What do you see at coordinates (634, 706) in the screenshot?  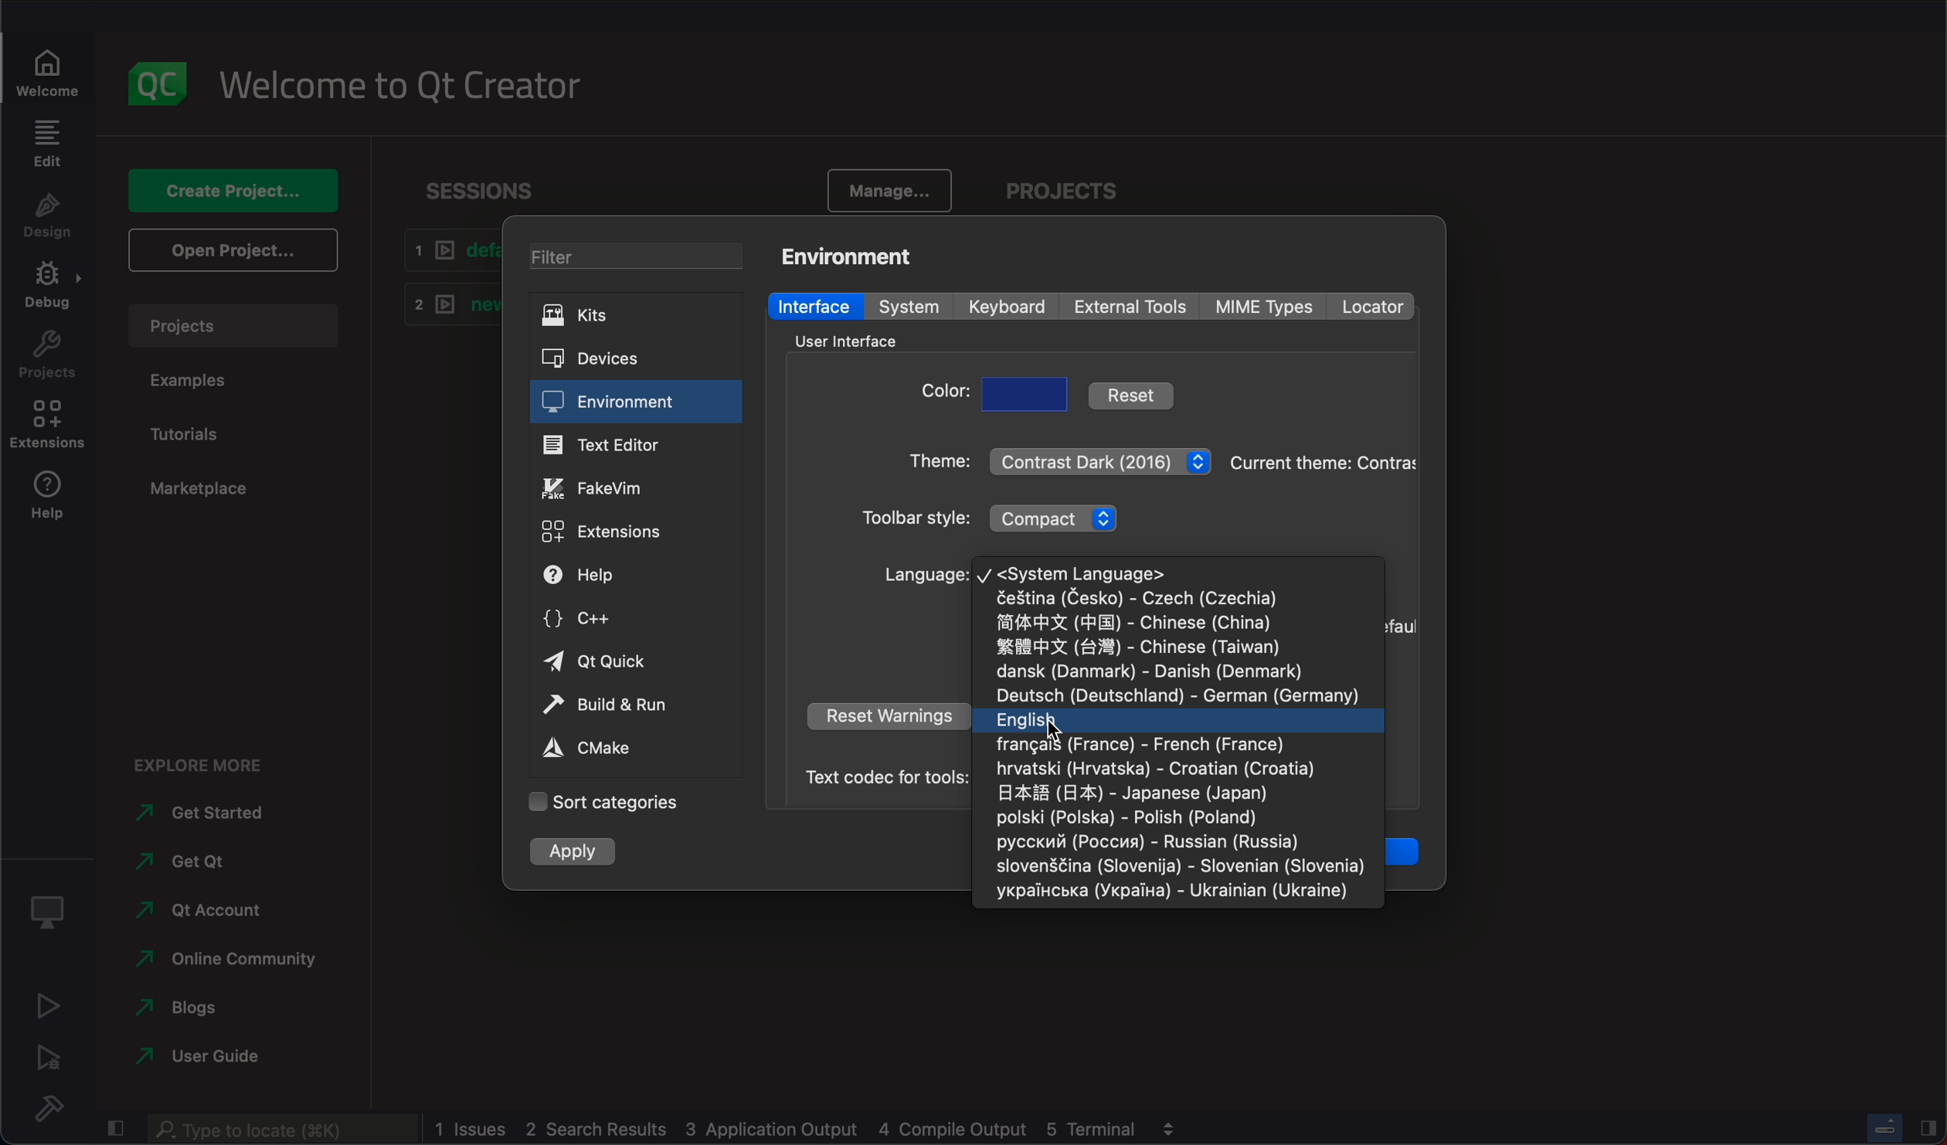 I see `build` at bounding box center [634, 706].